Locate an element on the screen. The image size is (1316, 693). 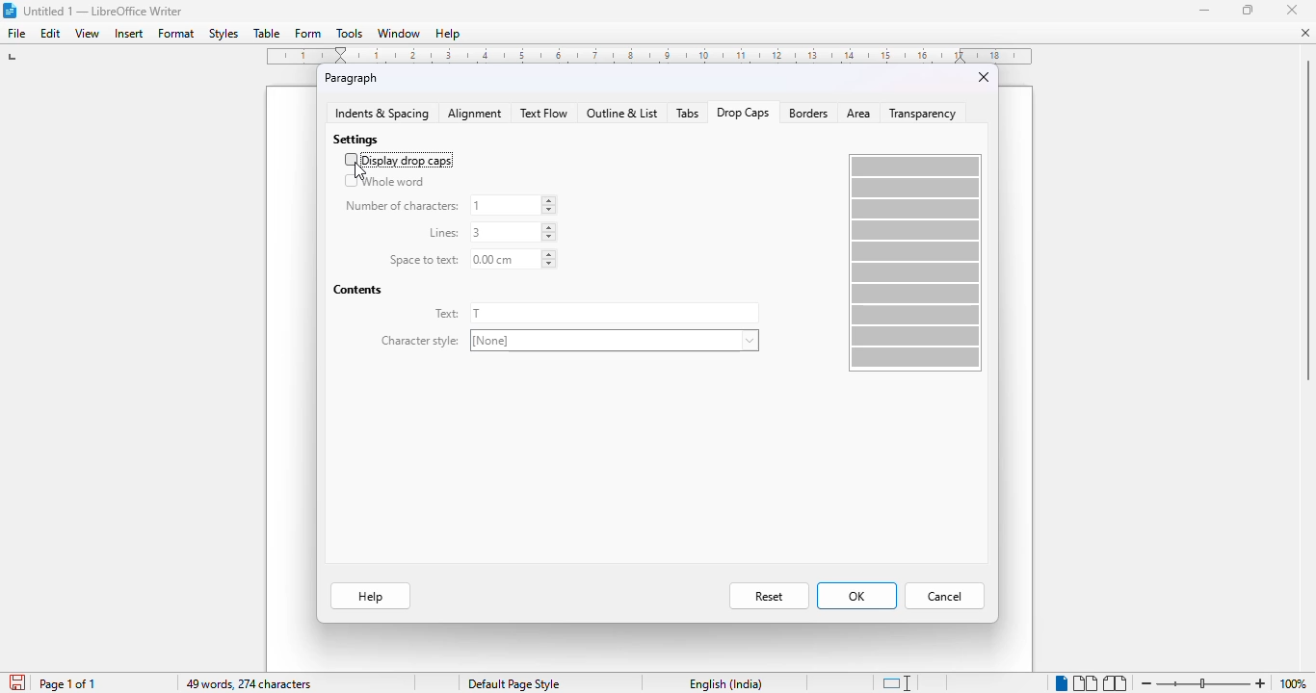
tools is located at coordinates (350, 33).